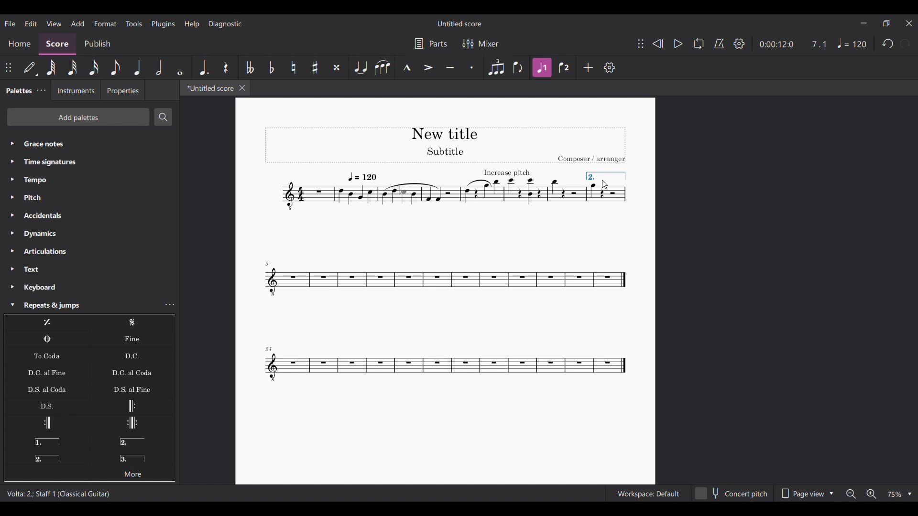 Image resolution: width=918 pixels, height=516 pixels. Describe the element at coordinates (361, 67) in the screenshot. I see `Tie` at that location.